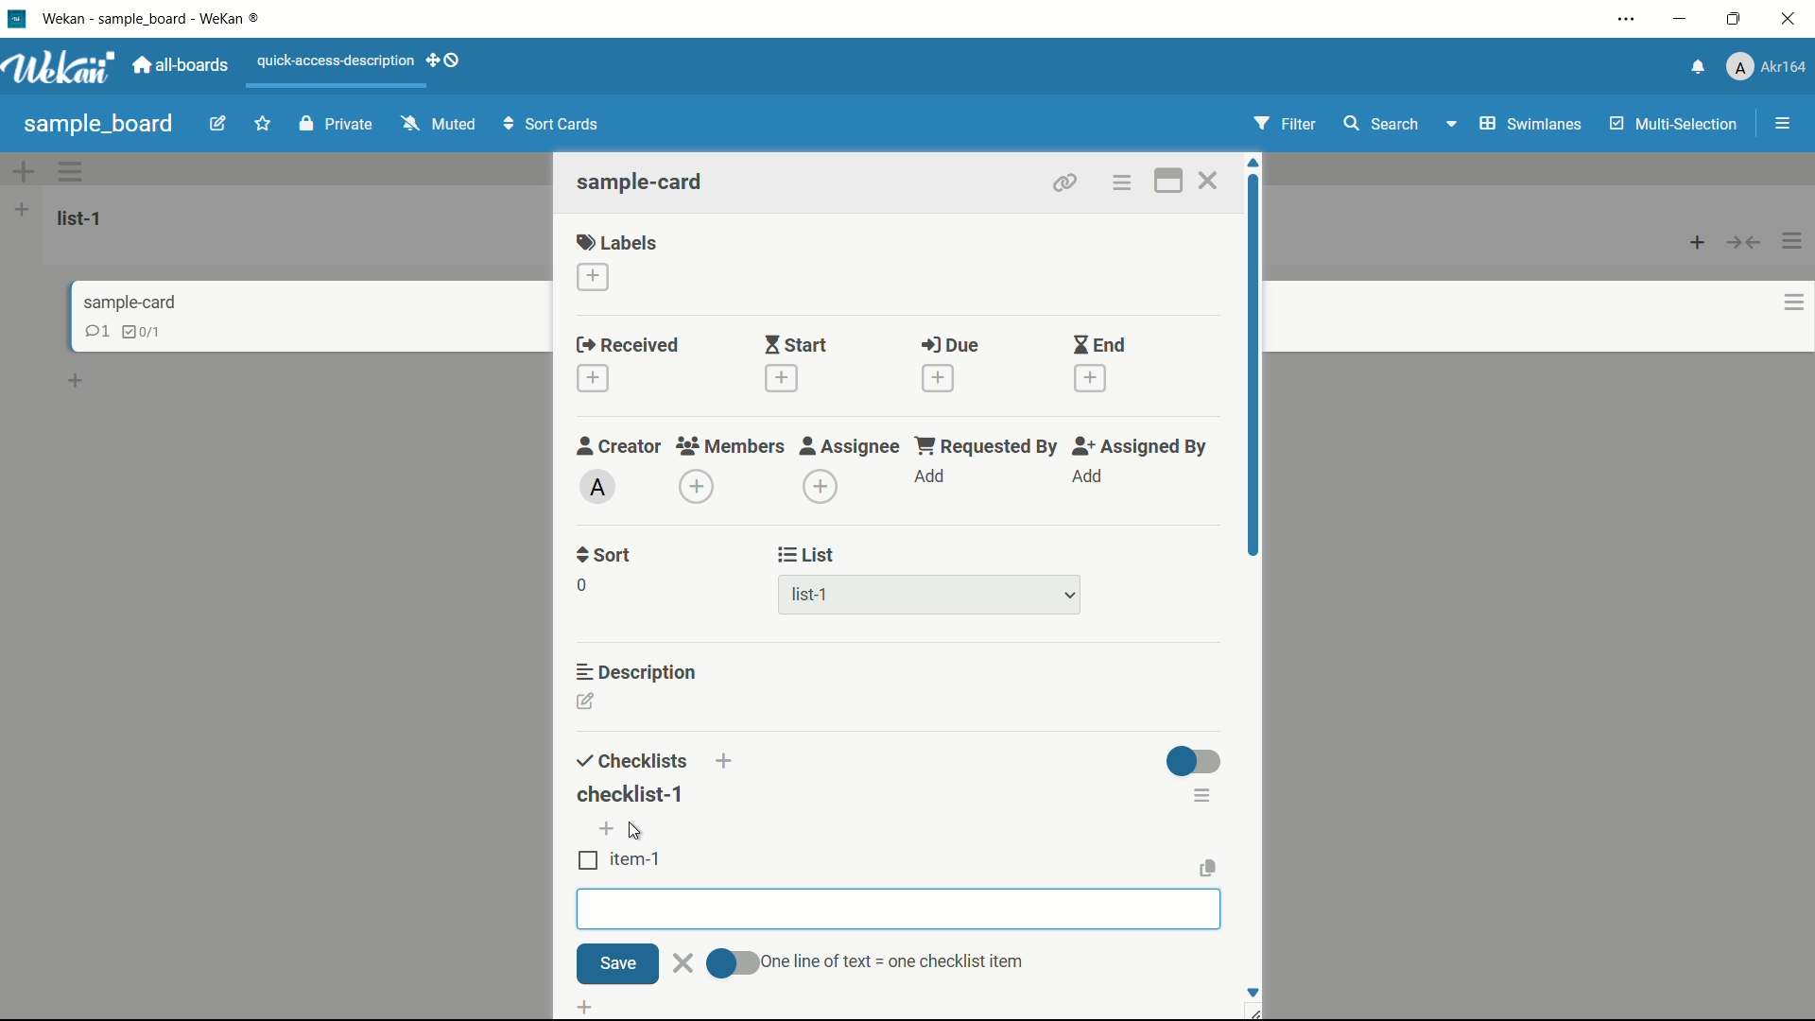 Image resolution: width=1815 pixels, height=1021 pixels. I want to click on labels, so click(619, 240).